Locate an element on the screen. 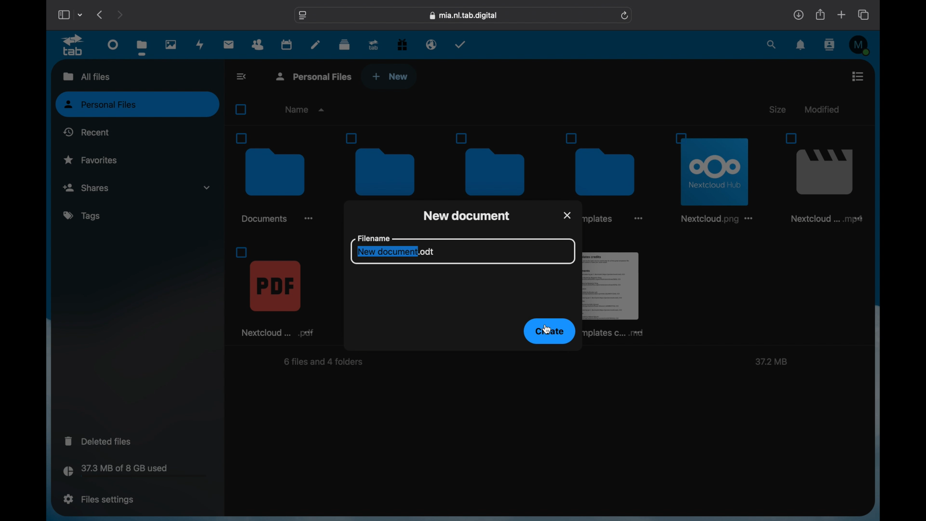 This screenshot has width=926, height=521. folder is located at coordinates (274, 178).